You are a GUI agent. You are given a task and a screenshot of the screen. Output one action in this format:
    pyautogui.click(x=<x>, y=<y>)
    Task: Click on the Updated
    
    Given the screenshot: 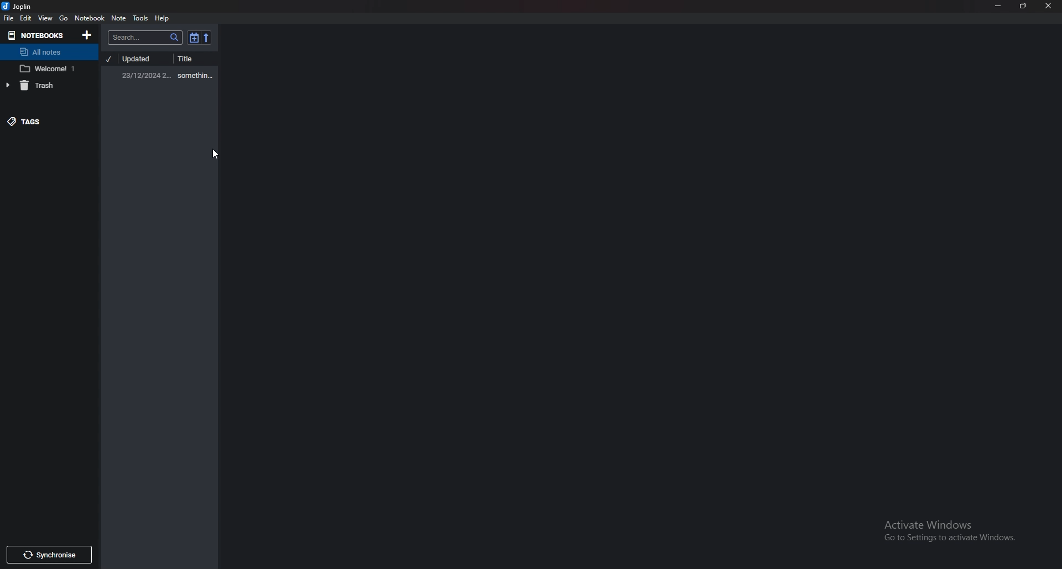 What is the action you would take?
    pyautogui.click(x=145, y=75)
    